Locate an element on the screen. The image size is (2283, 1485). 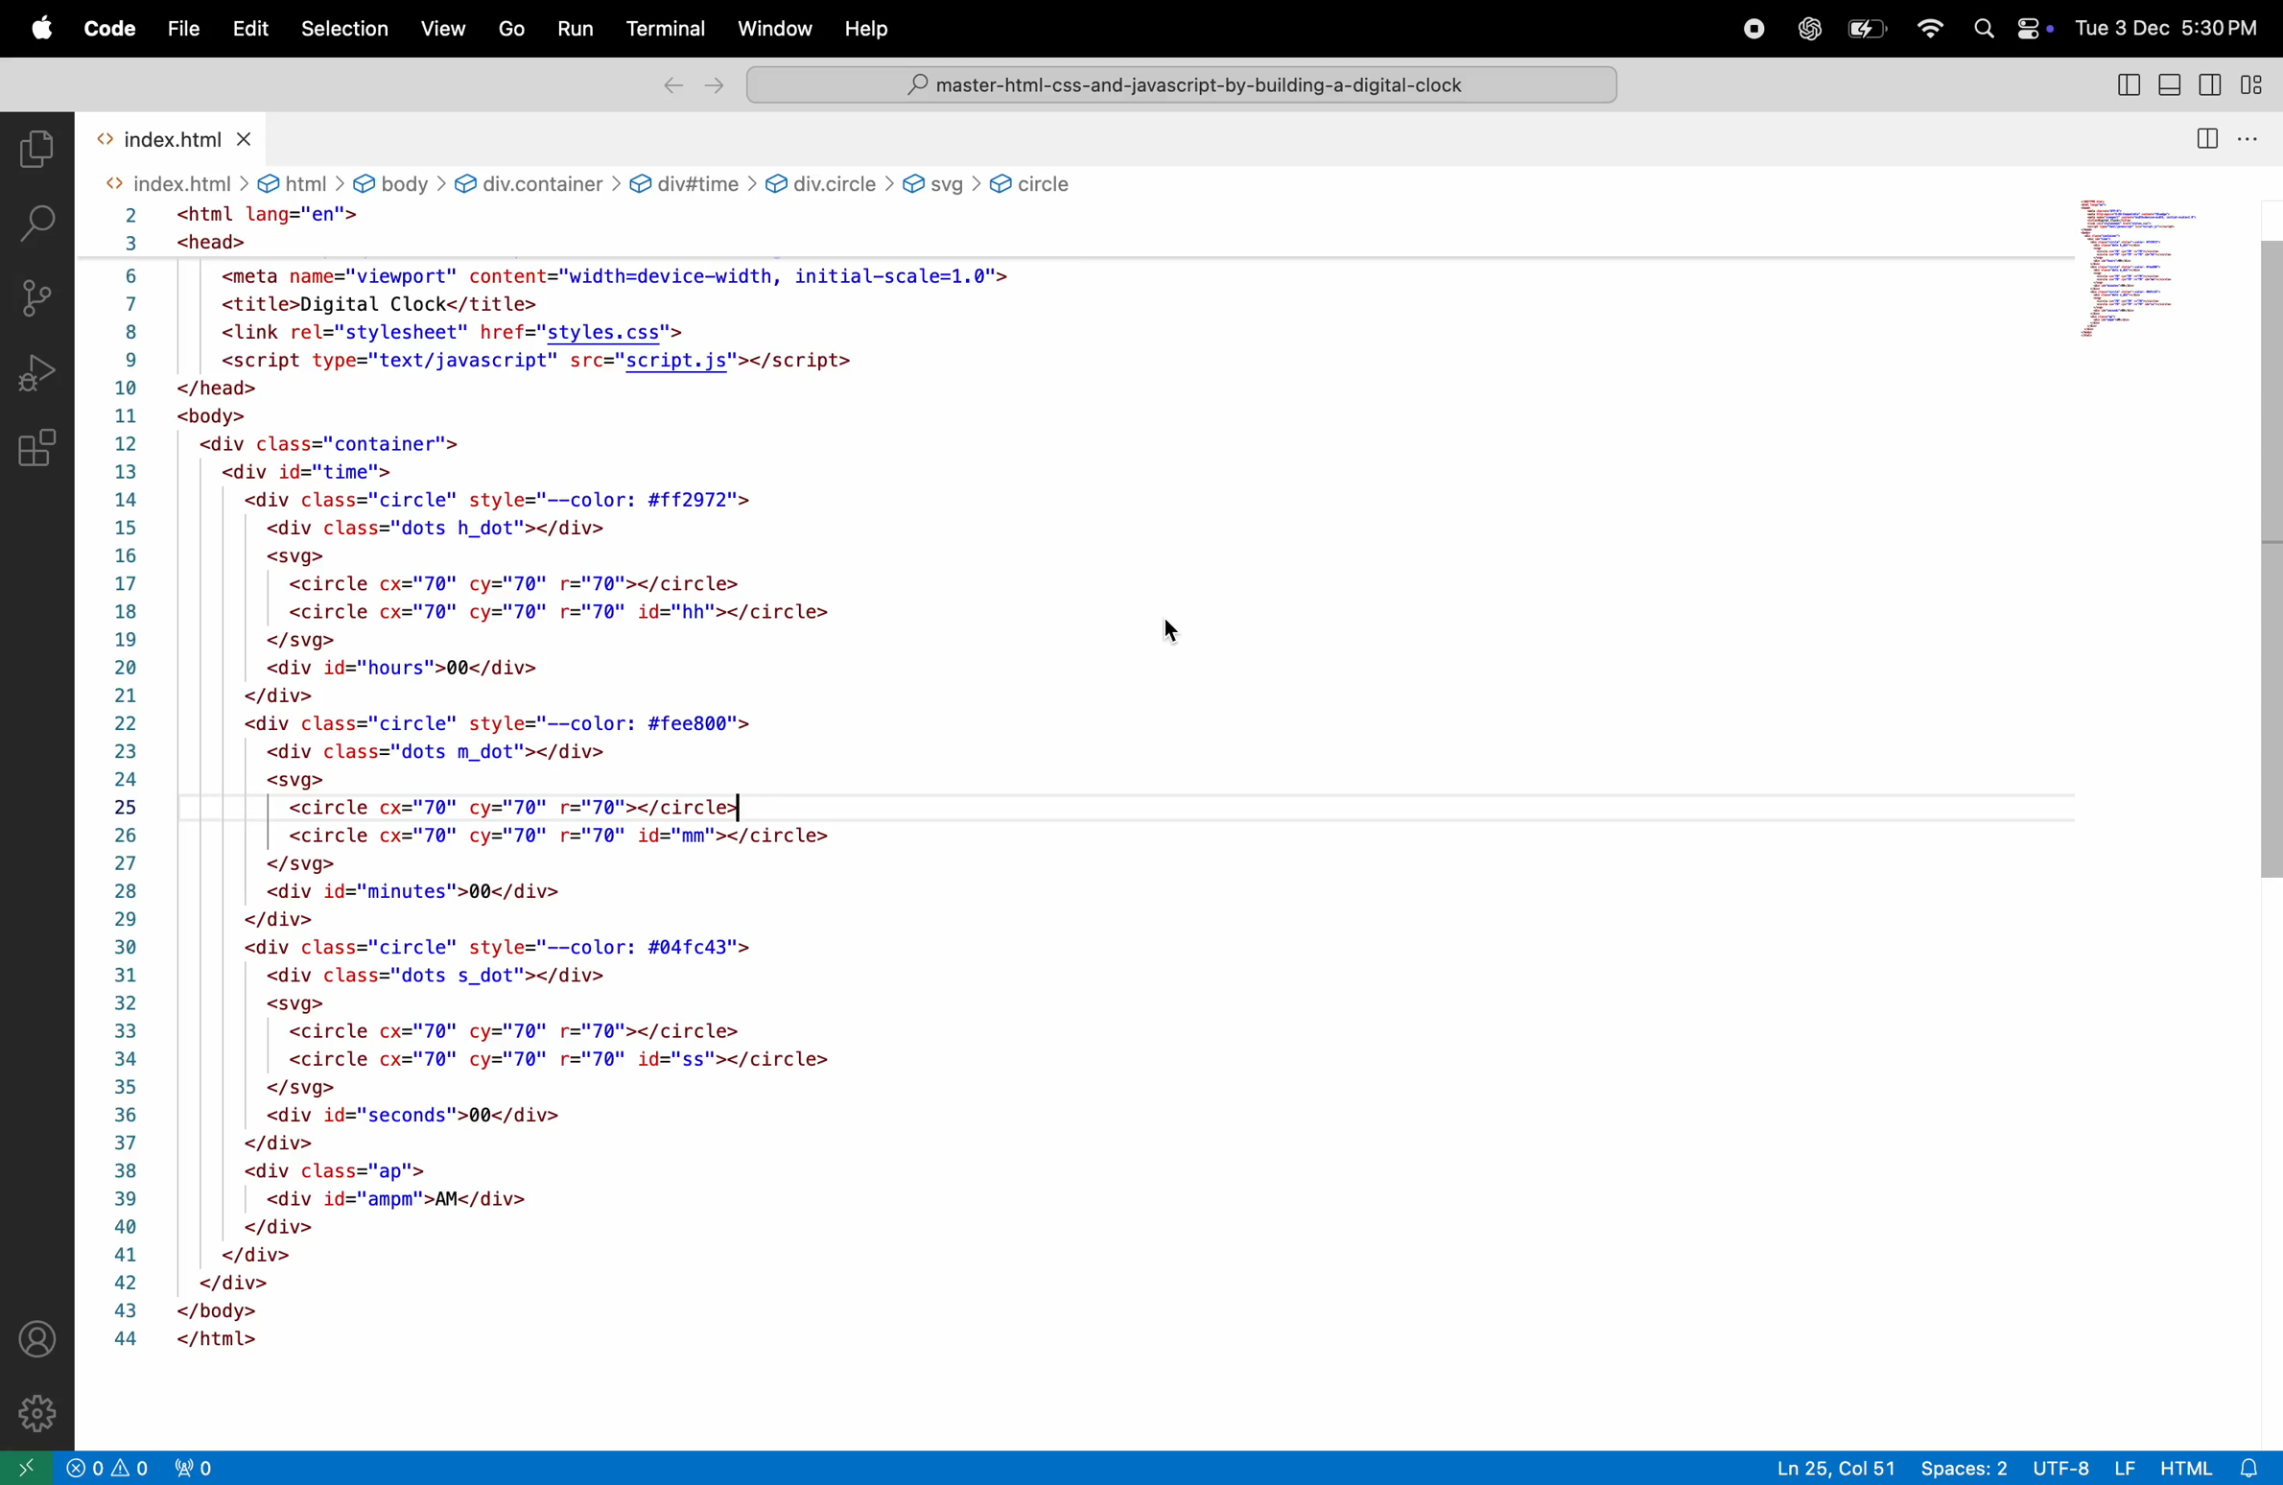
code block is located at coordinates (702, 763).